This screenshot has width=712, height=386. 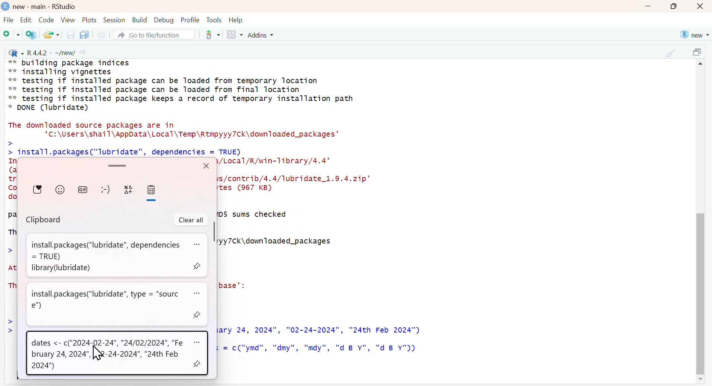 What do you see at coordinates (198, 245) in the screenshot?
I see `more options` at bounding box center [198, 245].